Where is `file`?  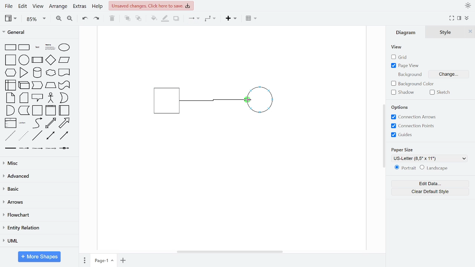
file is located at coordinates (10, 6).